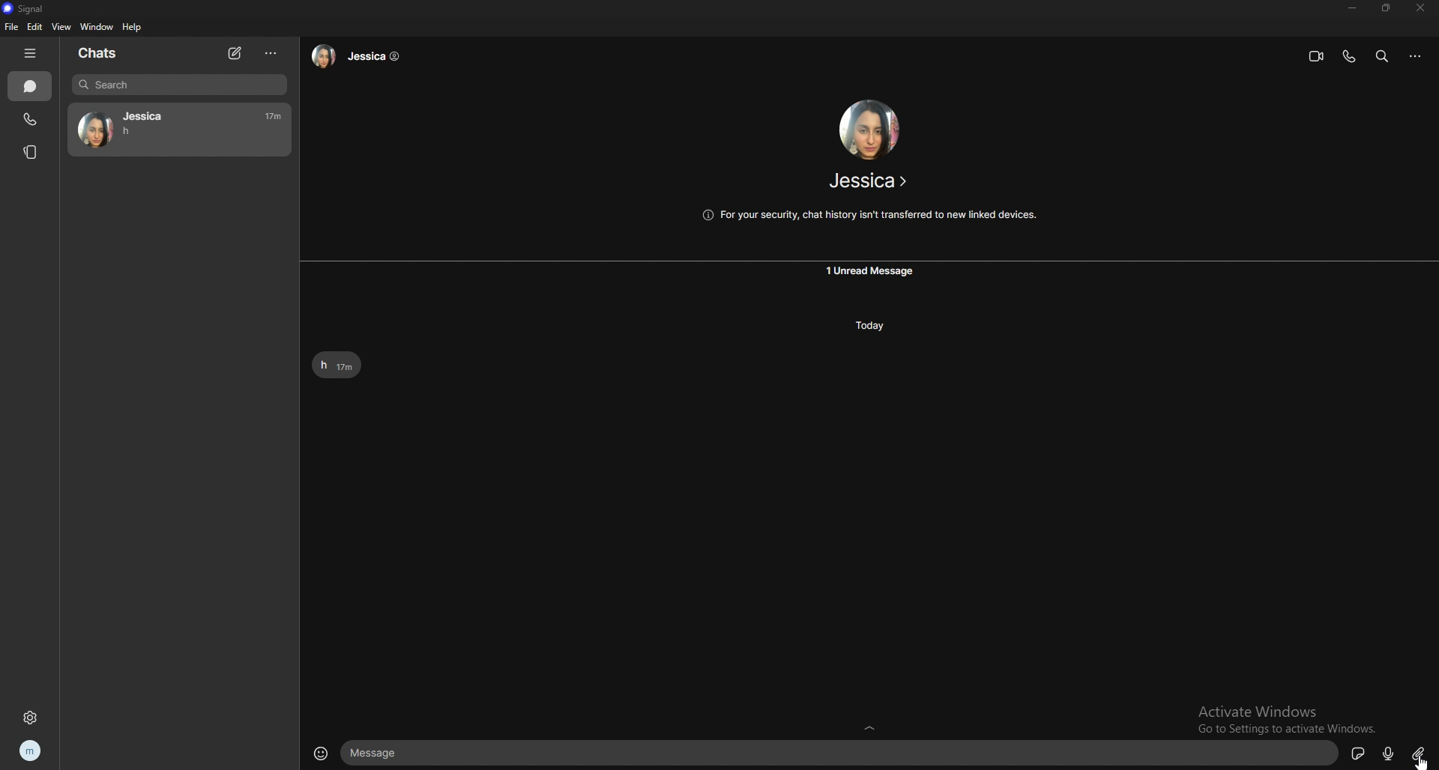 This screenshot has height=770, width=1439. What do you see at coordinates (31, 86) in the screenshot?
I see `chats` at bounding box center [31, 86].